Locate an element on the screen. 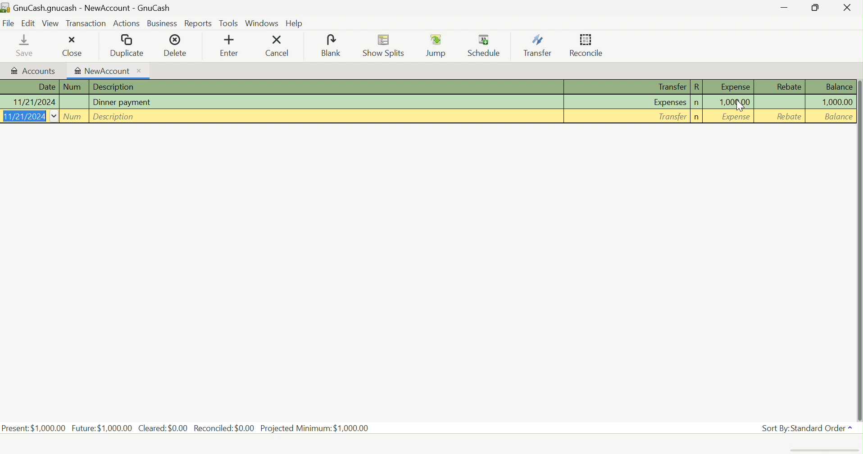 The height and width of the screenshot is (454, 863). Dinner is located at coordinates (125, 102).